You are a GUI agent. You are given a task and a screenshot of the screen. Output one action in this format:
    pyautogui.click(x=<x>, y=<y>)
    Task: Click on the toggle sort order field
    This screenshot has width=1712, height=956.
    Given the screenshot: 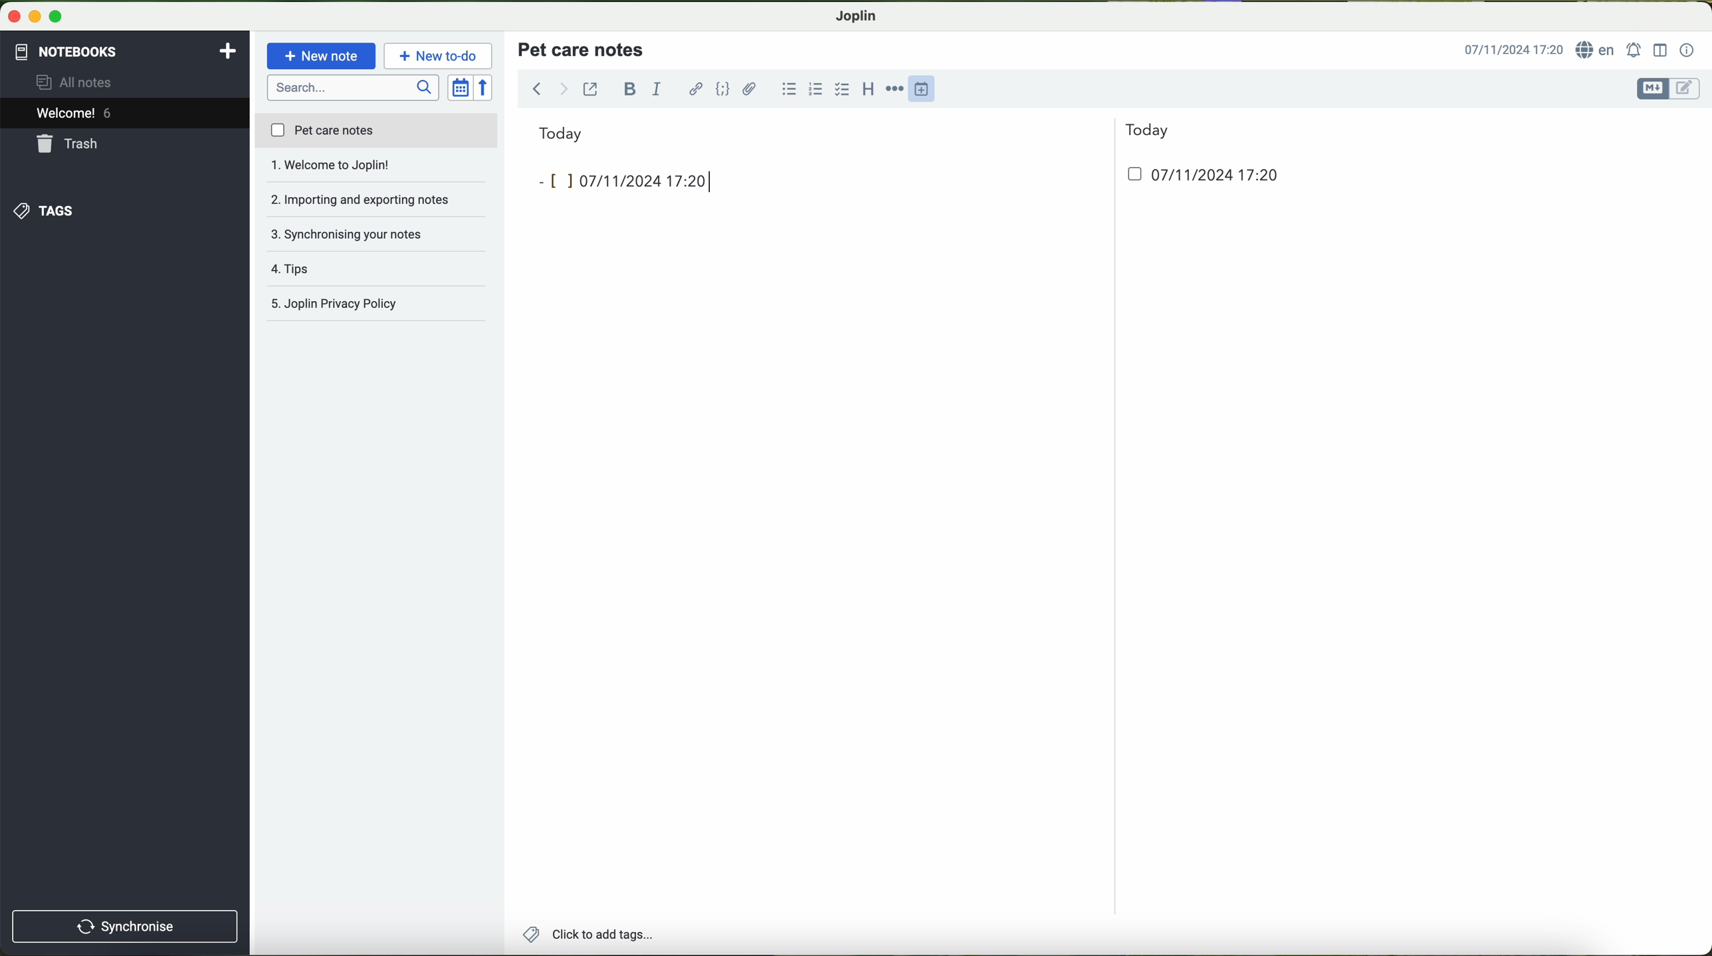 What is the action you would take?
    pyautogui.click(x=461, y=88)
    